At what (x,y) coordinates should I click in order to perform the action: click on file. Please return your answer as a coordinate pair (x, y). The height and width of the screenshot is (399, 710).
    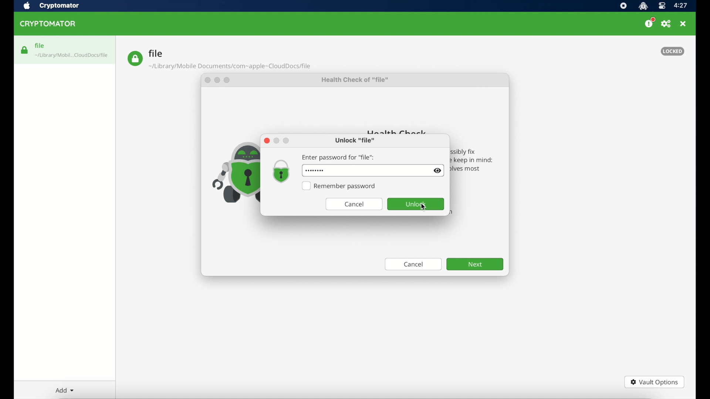
    Looking at the image, I should click on (219, 59).